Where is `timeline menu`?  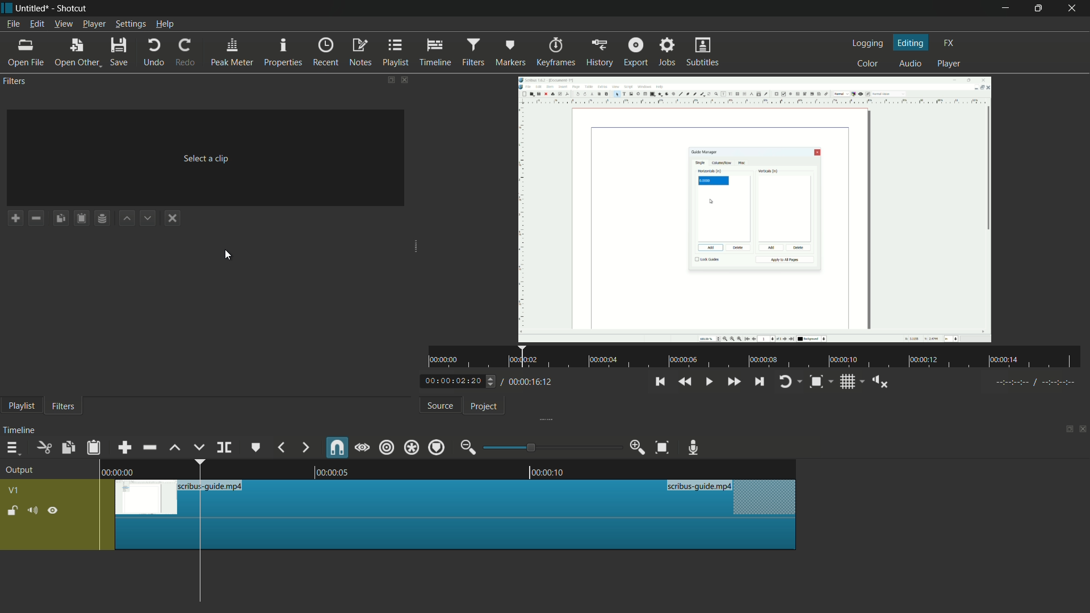 timeline menu is located at coordinates (11, 448).